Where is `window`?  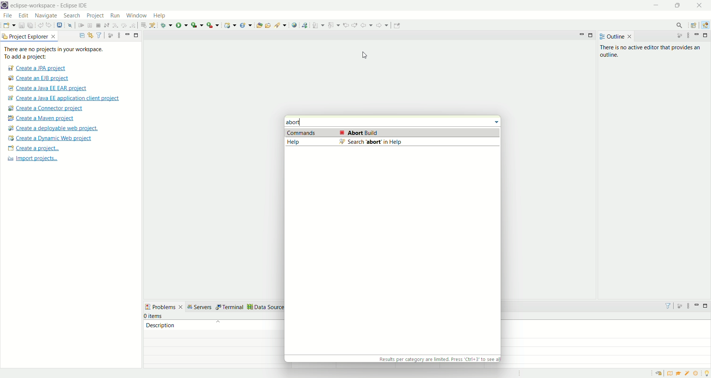
window is located at coordinates (136, 15).